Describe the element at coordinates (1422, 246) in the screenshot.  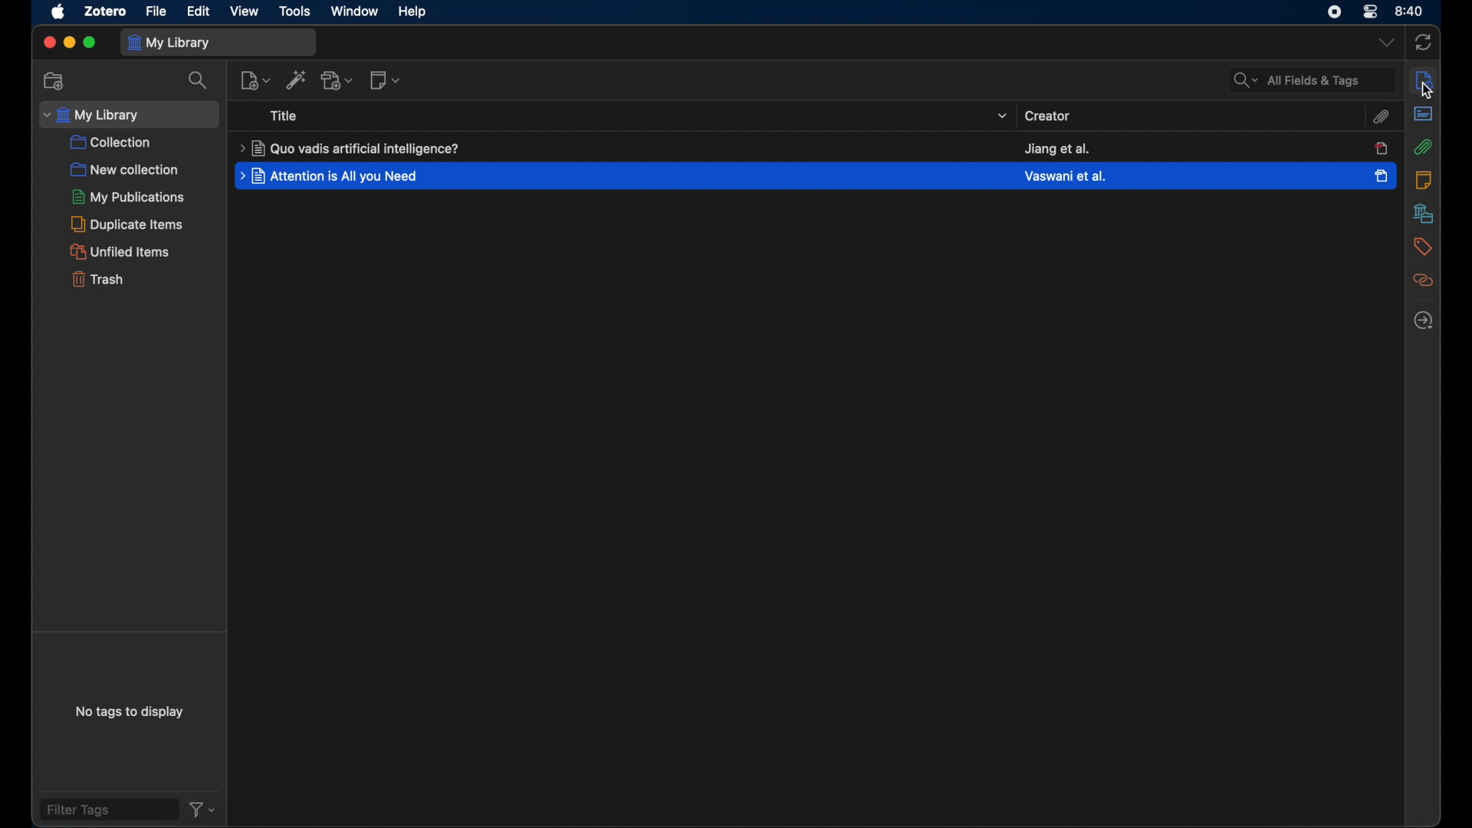
I see `tags` at that location.